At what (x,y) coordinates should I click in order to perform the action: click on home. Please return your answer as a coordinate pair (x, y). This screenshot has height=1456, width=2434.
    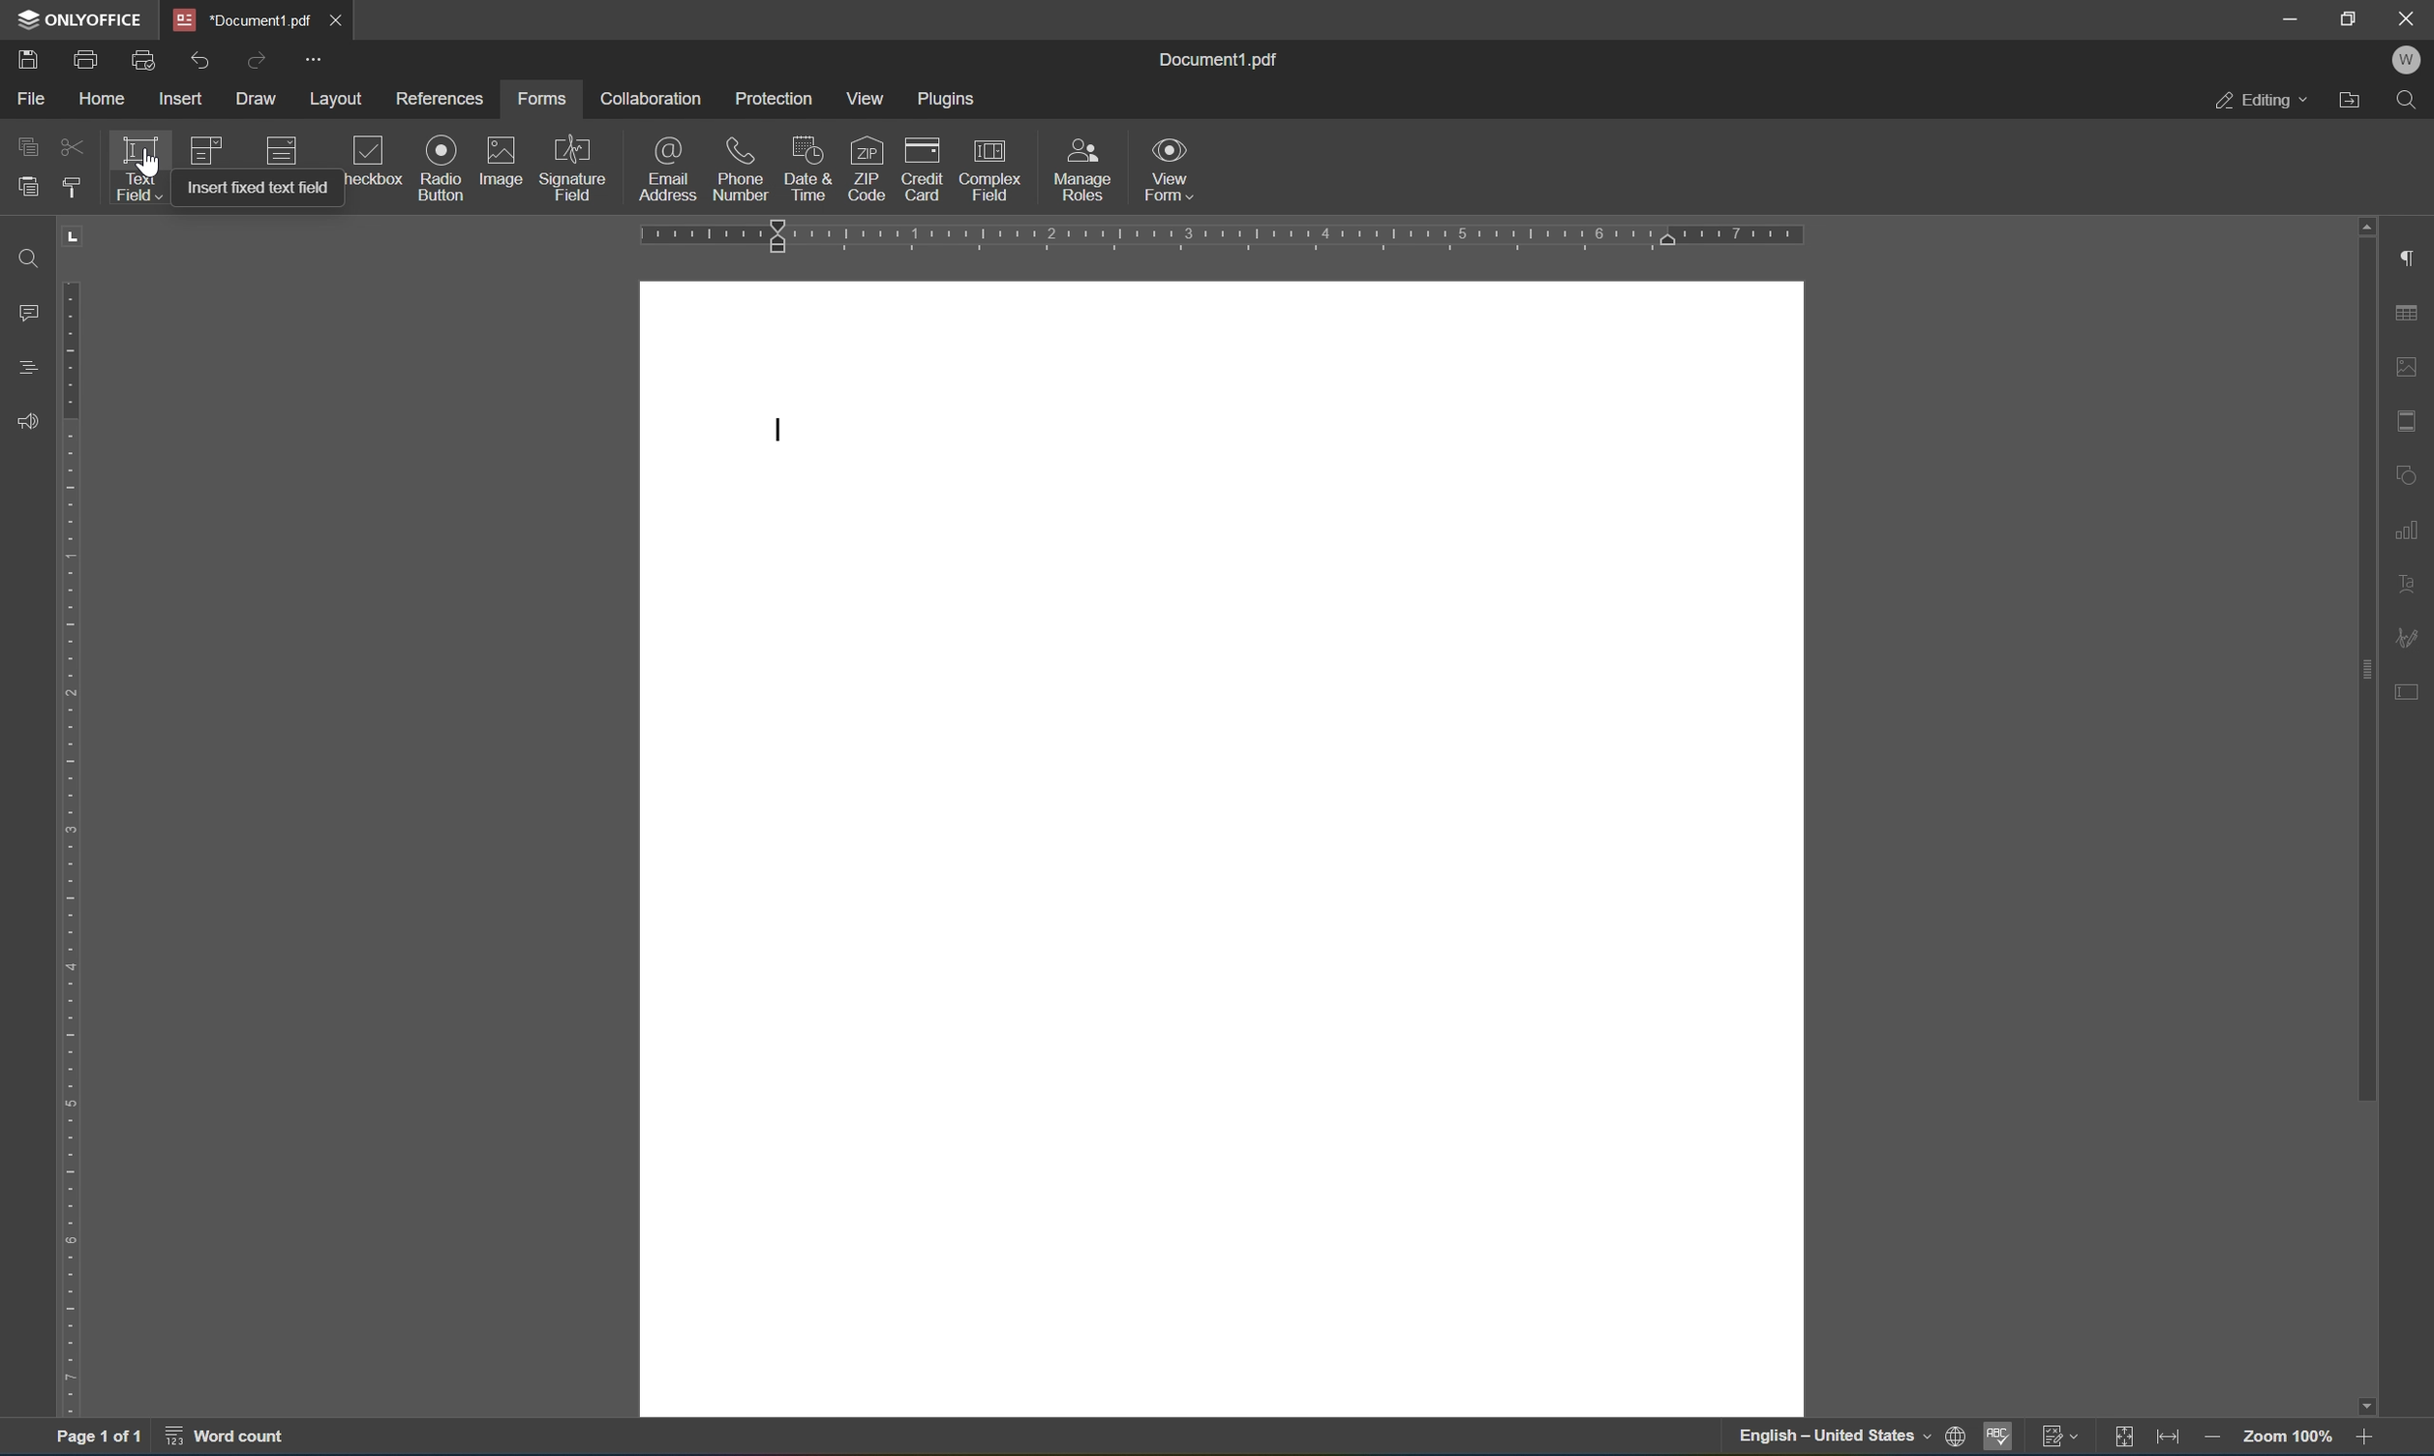
    Looking at the image, I should click on (101, 103).